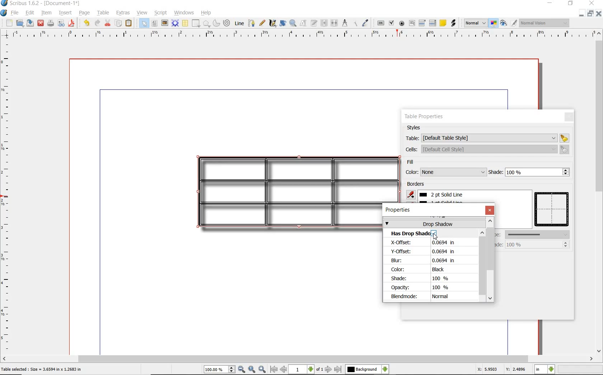 This screenshot has width=603, height=375. What do you see at coordinates (7, 196) in the screenshot?
I see `ruler` at bounding box center [7, 196].